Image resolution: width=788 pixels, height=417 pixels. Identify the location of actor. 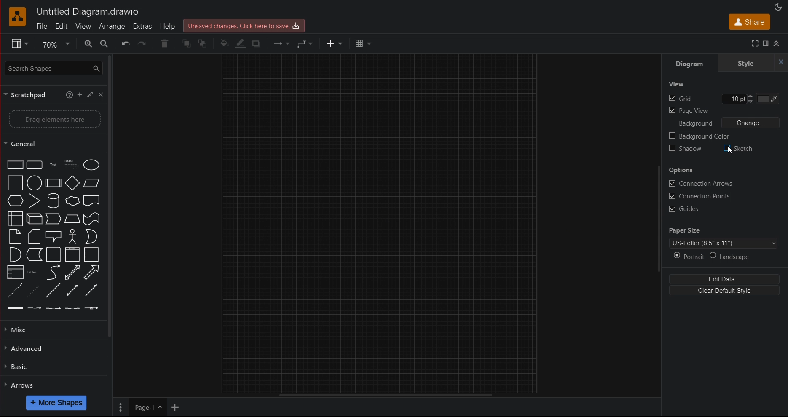
(72, 236).